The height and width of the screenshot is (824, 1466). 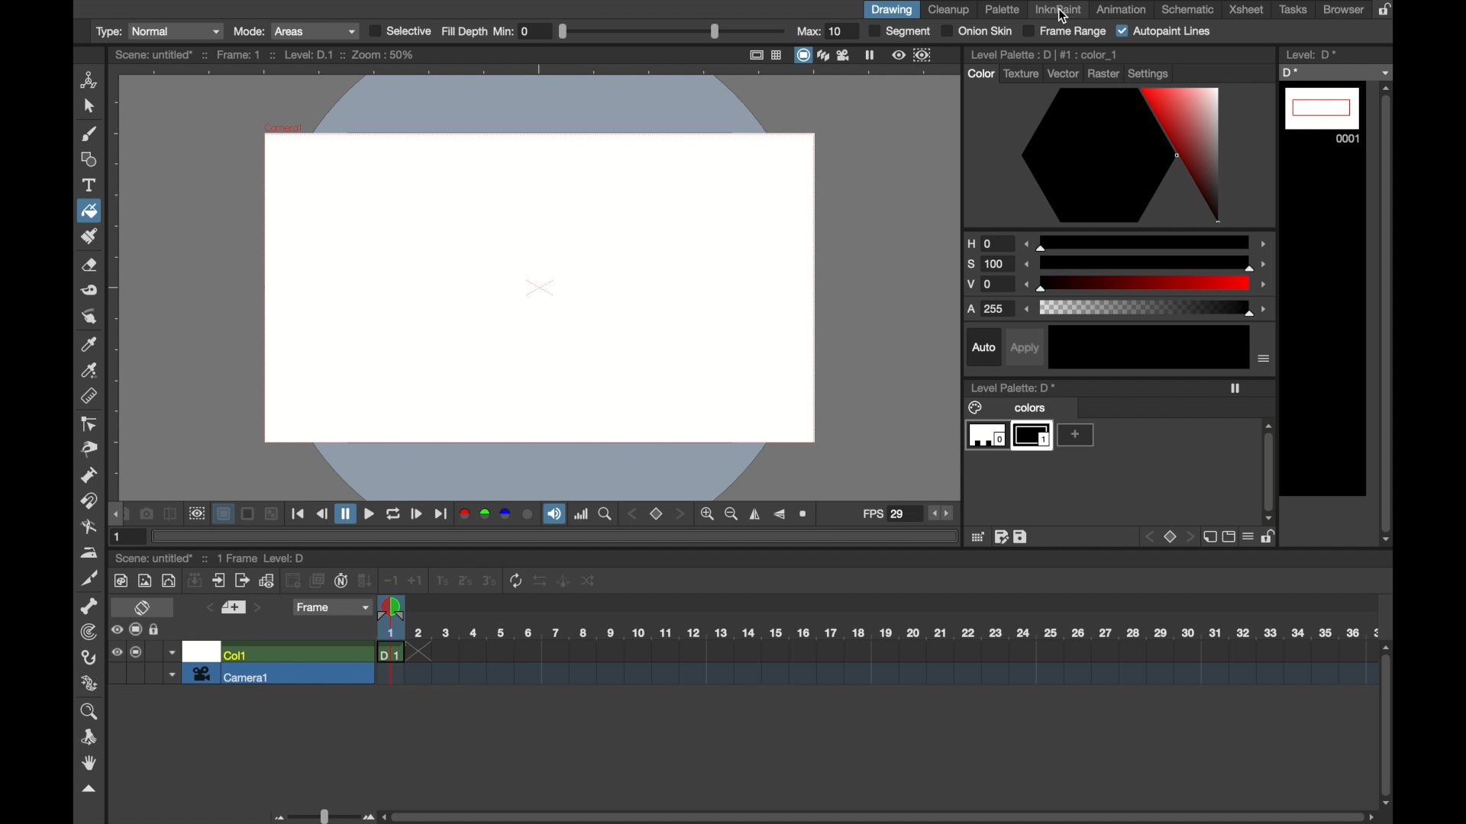 I want to click on change, so click(x=591, y=581).